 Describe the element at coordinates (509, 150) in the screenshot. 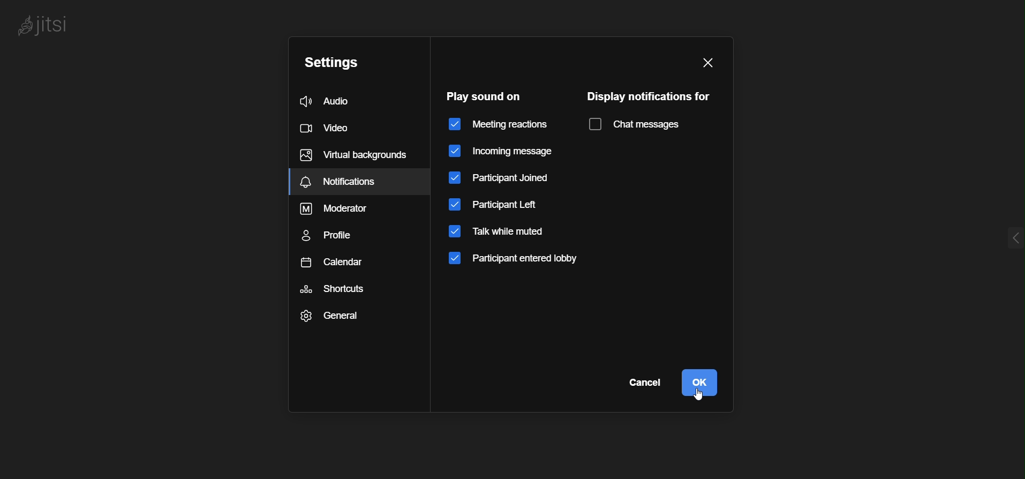

I see `incoming message` at that location.